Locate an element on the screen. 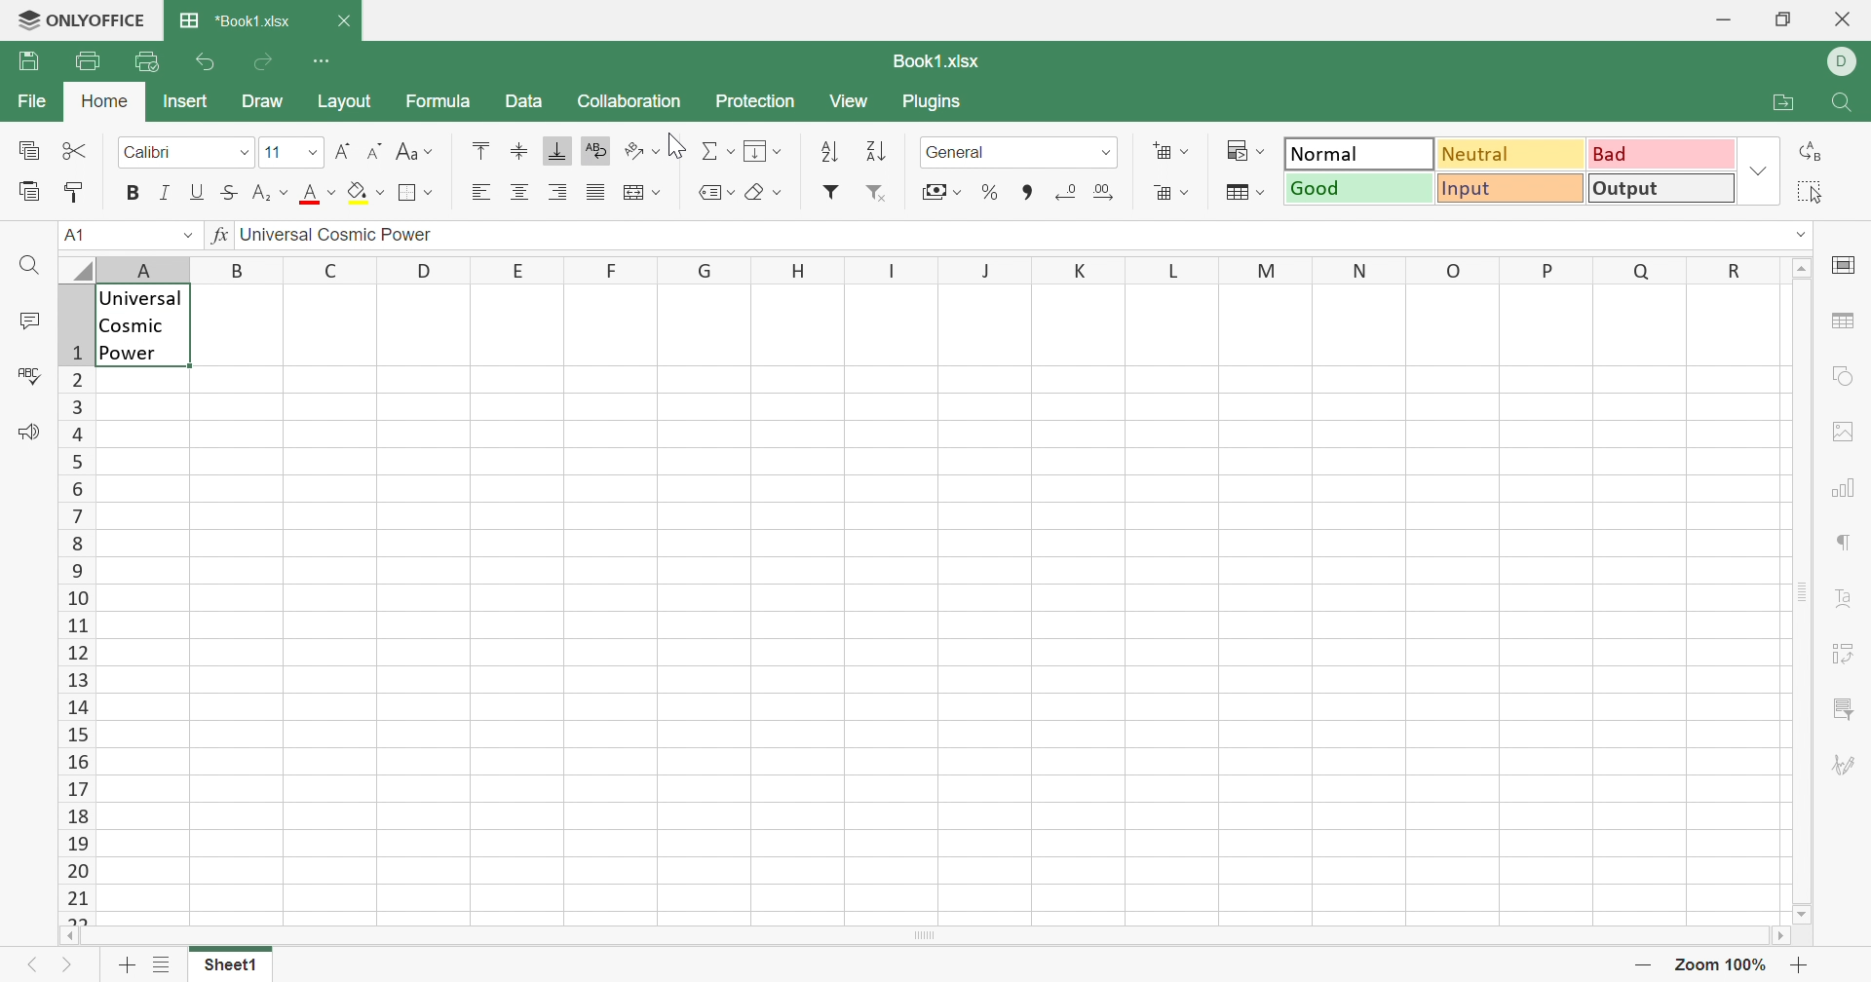 The height and width of the screenshot is (982, 1871). Delete cells is located at coordinates (1171, 194).